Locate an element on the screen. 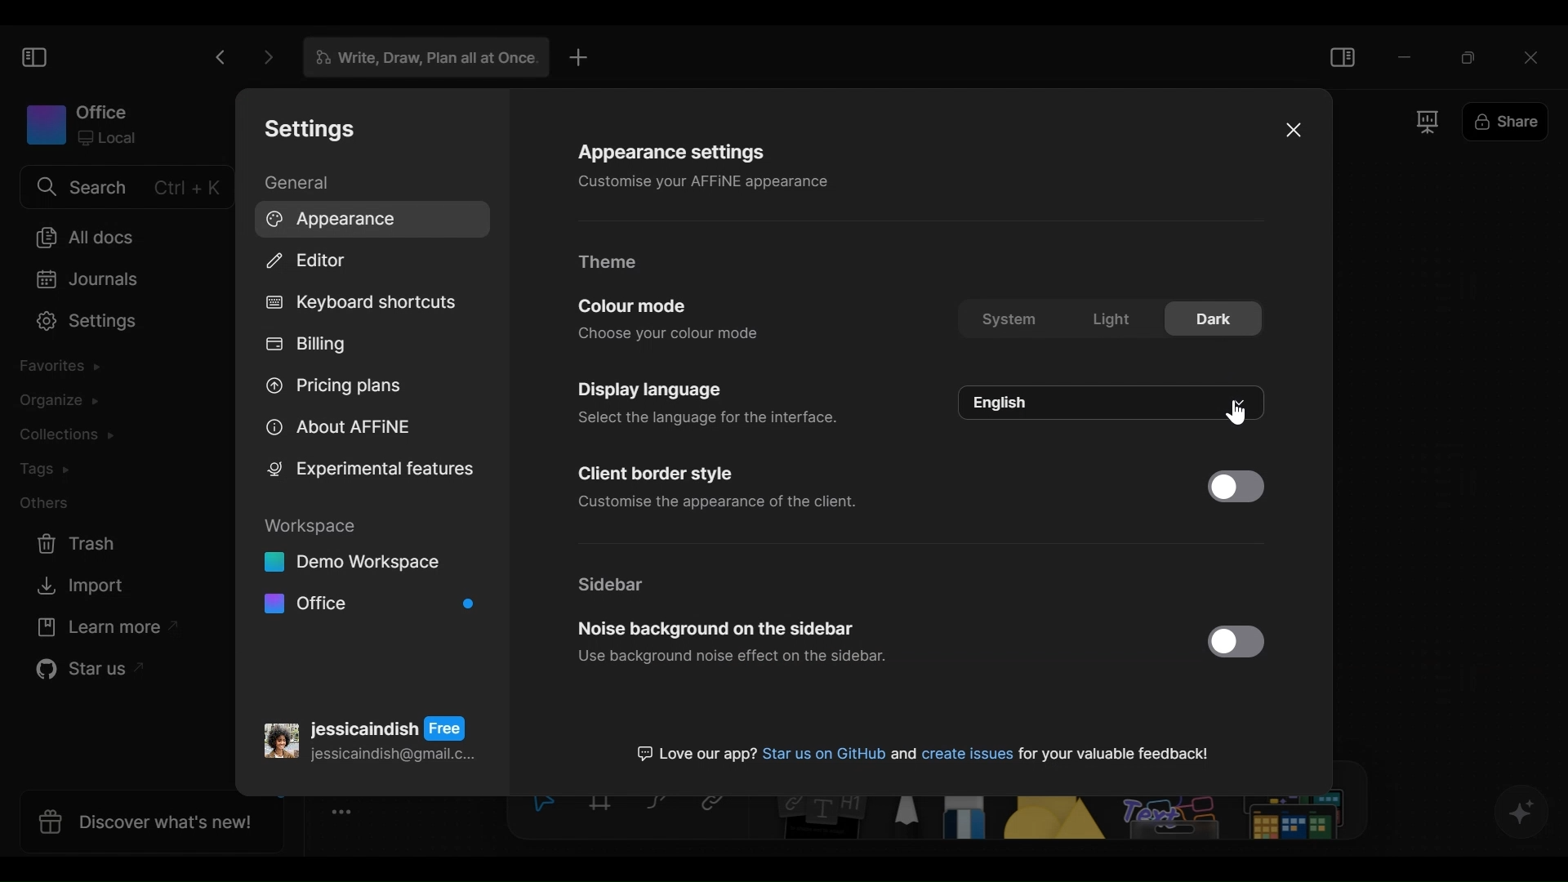 This screenshot has width=1568, height=882. Trash is located at coordinates (82, 544).